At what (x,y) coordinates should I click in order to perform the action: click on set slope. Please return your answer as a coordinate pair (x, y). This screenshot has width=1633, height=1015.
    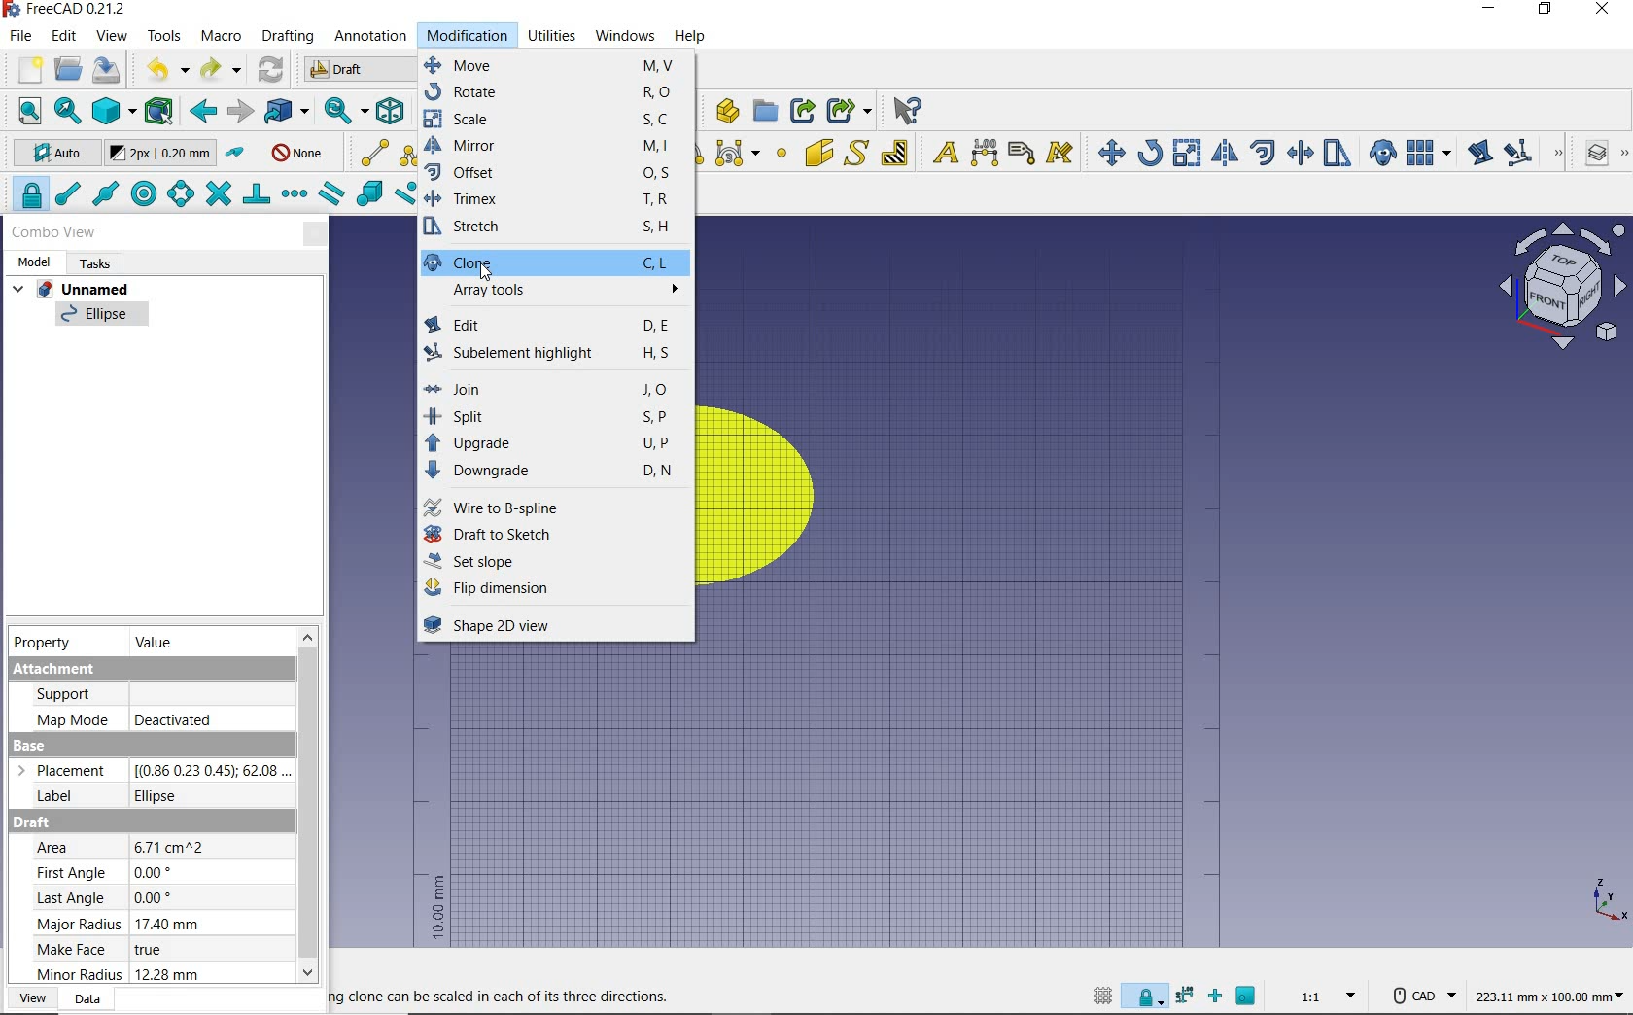
    Looking at the image, I should click on (548, 562).